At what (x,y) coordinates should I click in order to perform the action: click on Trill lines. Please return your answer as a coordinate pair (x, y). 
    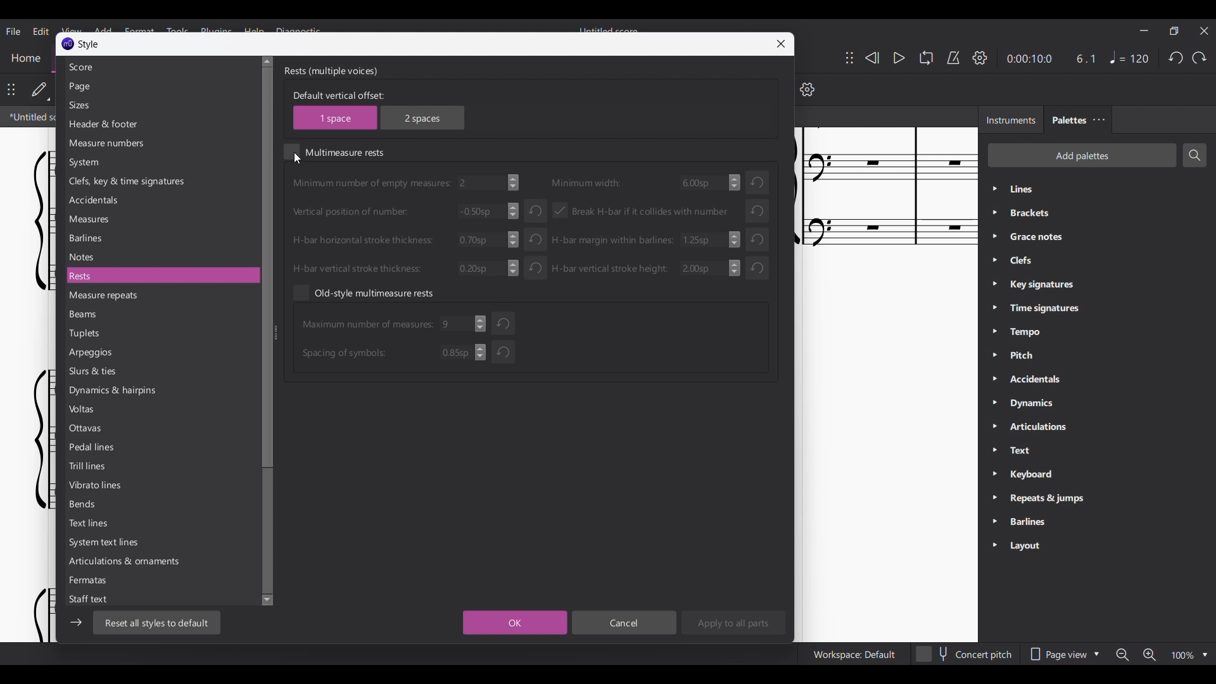
    Looking at the image, I should click on (160, 466).